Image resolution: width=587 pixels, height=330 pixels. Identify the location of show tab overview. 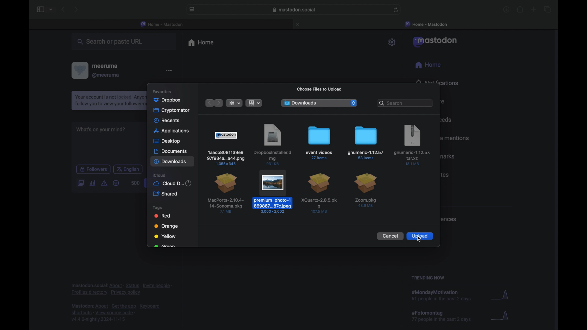
(547, 9).